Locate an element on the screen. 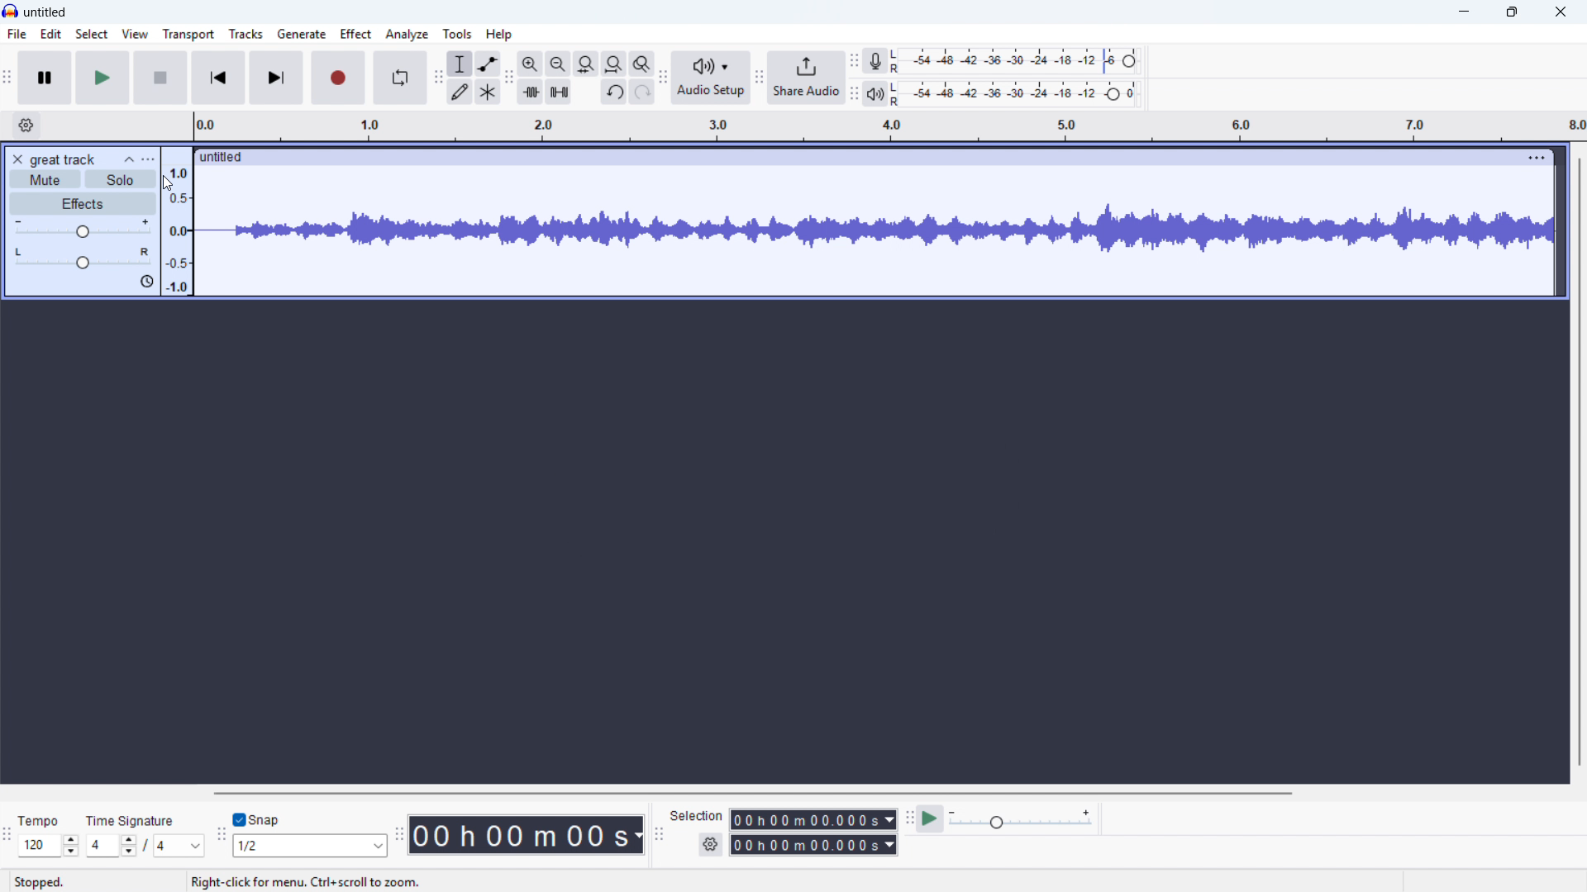 This screenshot has width=1587, height=892. Fit project to width  is located at coordinates (586, 64).